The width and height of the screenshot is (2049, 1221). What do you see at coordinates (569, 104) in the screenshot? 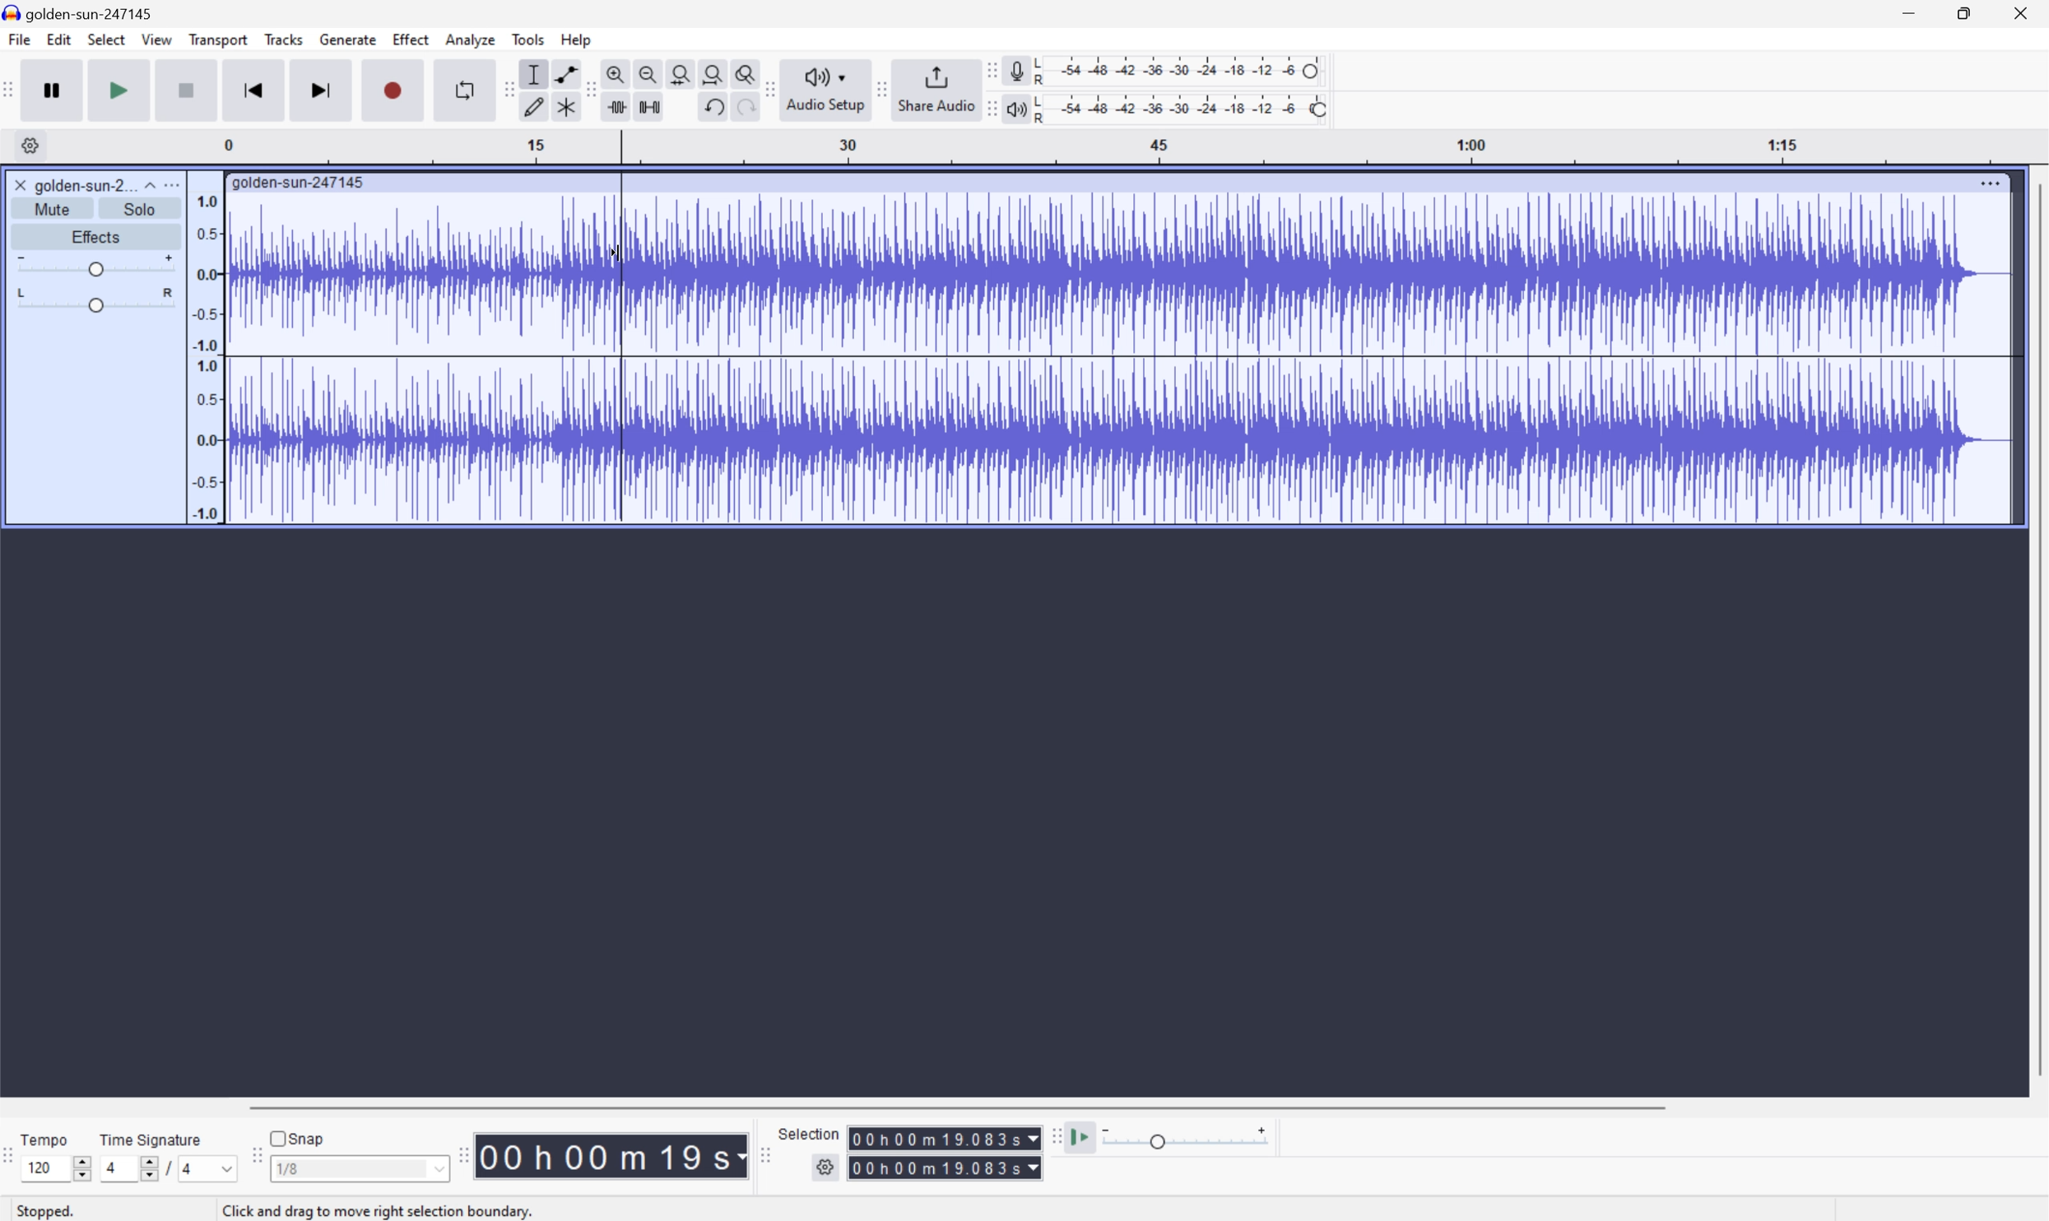
I see `Multi tool` at bounding box center [569, 104].